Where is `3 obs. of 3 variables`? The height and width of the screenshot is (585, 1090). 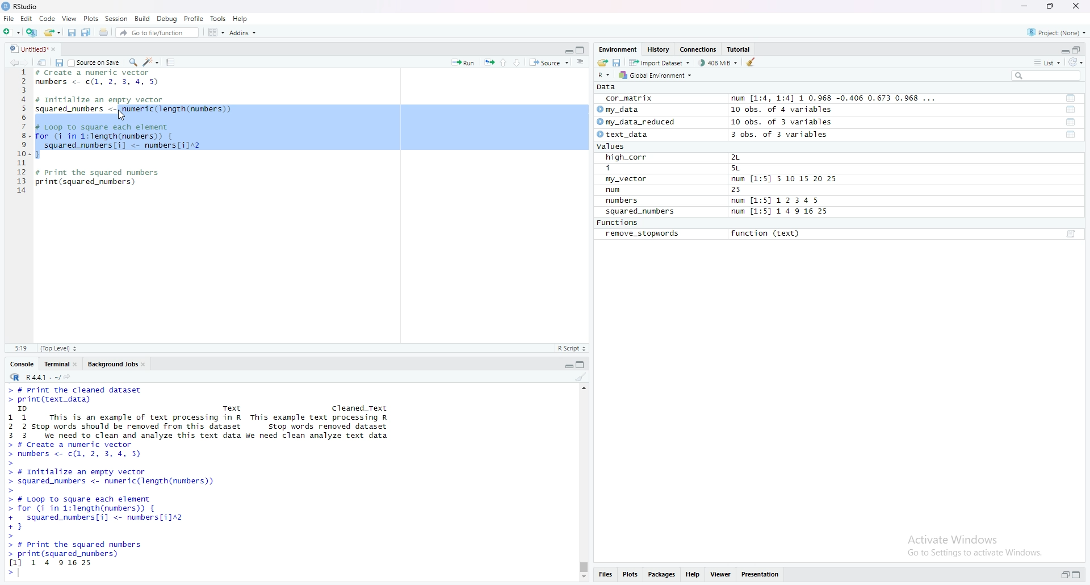 3 obs. of 3 variables is located at coordinates (786, 135).